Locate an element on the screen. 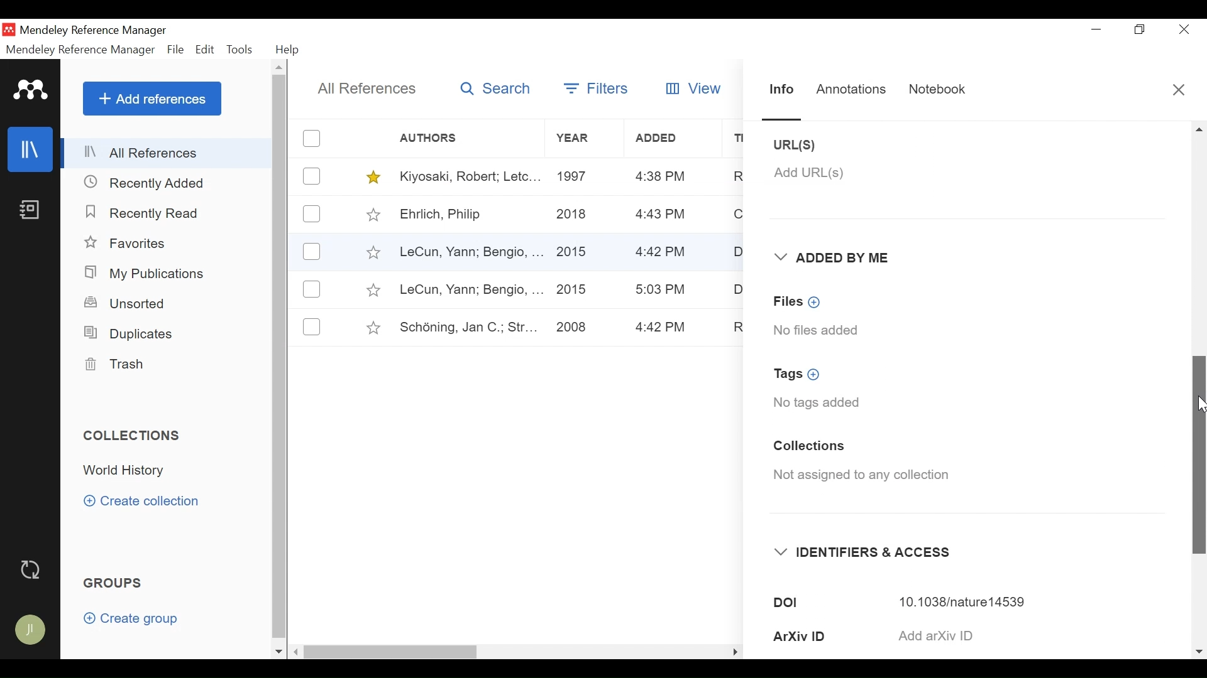  Create category is located at coordinates (143, 500).